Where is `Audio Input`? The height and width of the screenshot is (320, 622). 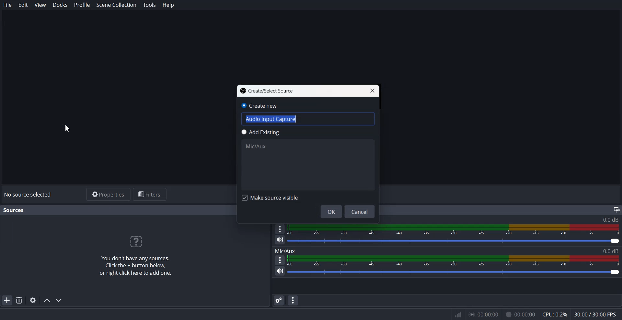 Audio Input is located at coordinates (271, 119).